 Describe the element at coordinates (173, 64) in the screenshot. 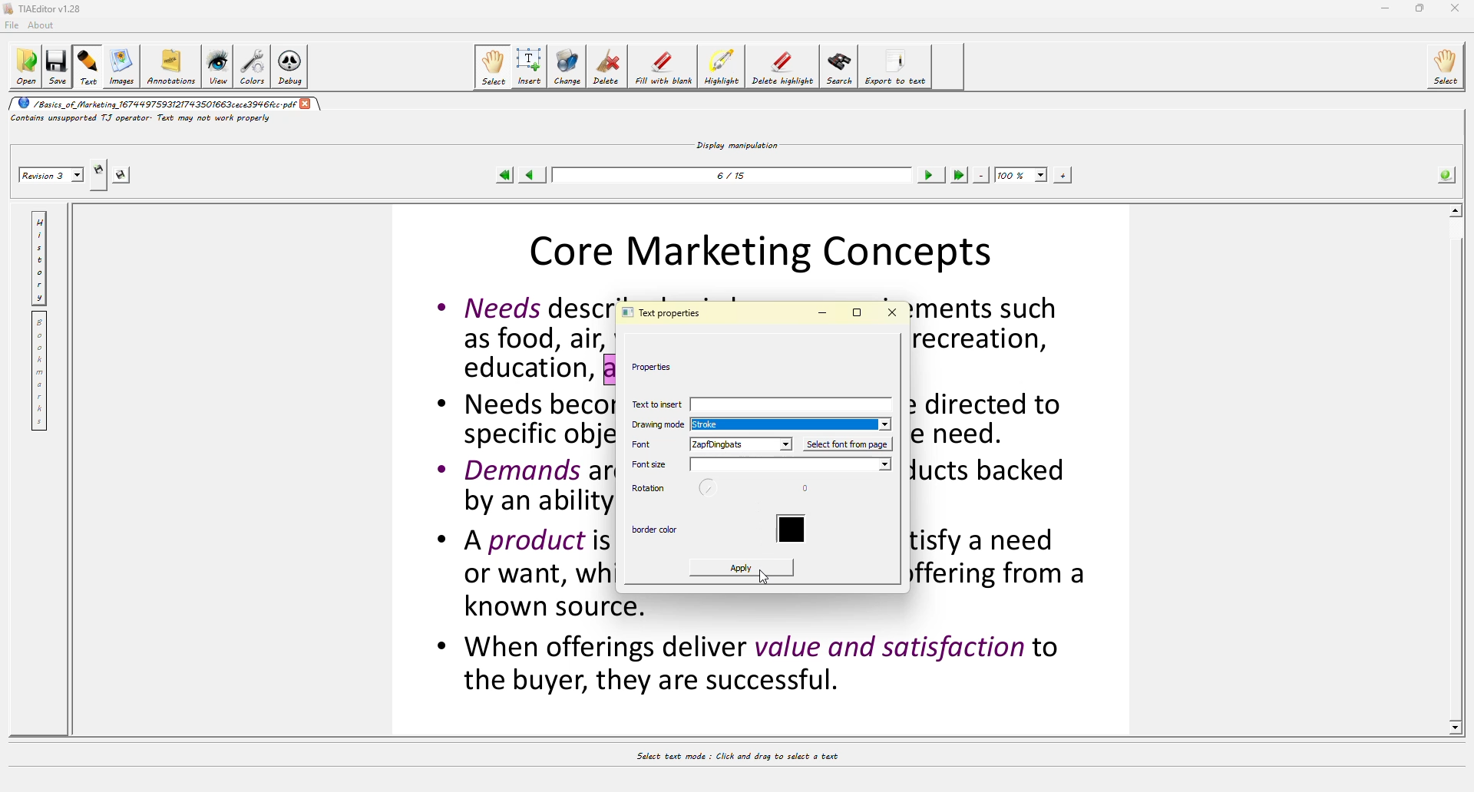

I see `annotations` at that location.